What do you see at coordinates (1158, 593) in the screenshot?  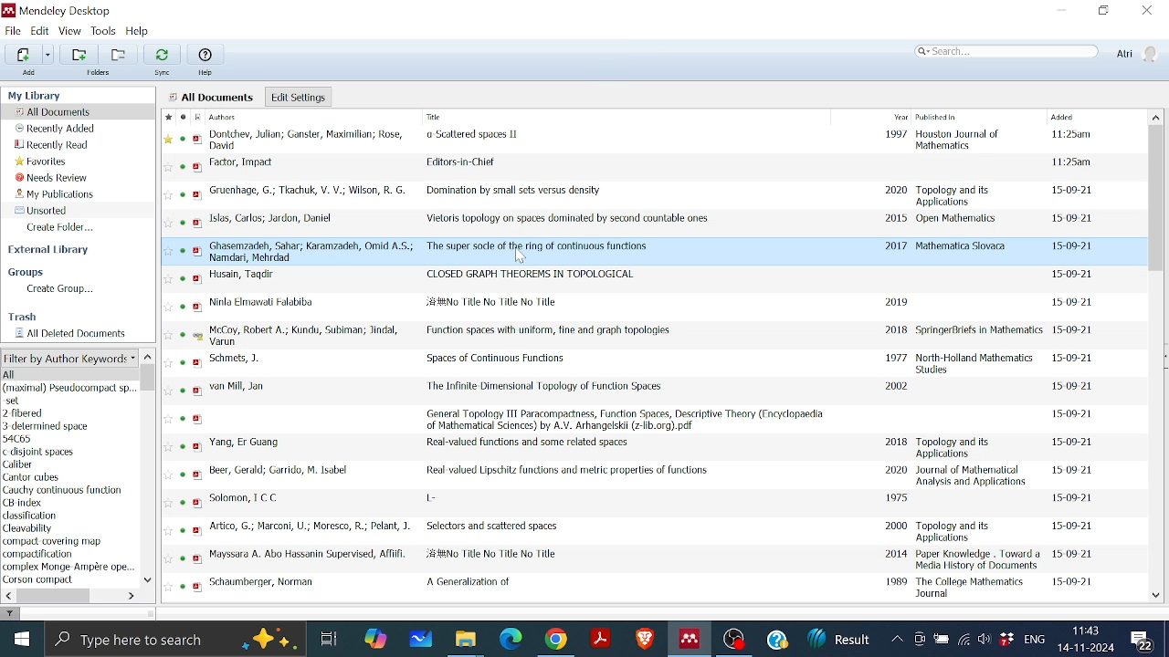 I see `Move down in all files` at bounding box center [1158, 593].